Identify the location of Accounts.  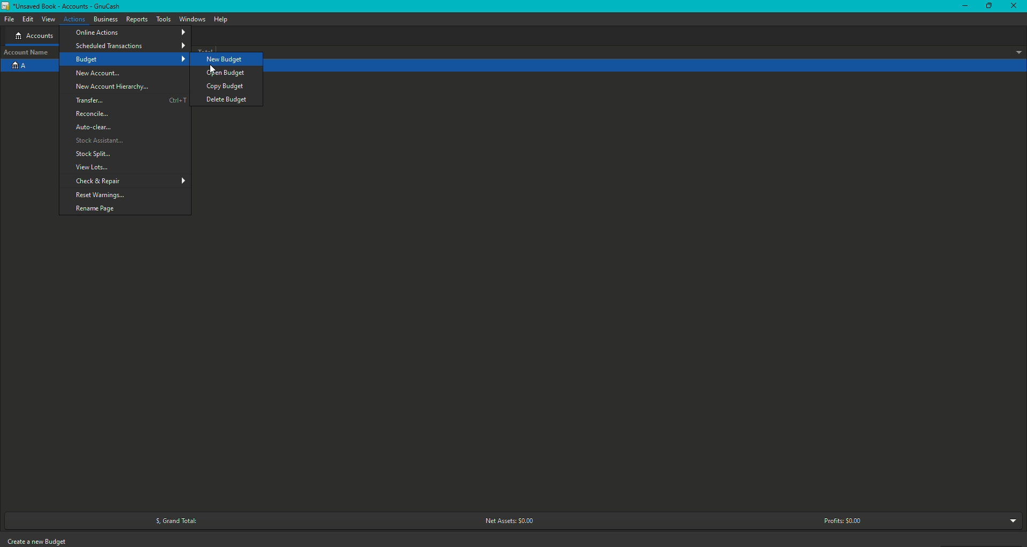
(35, 36).